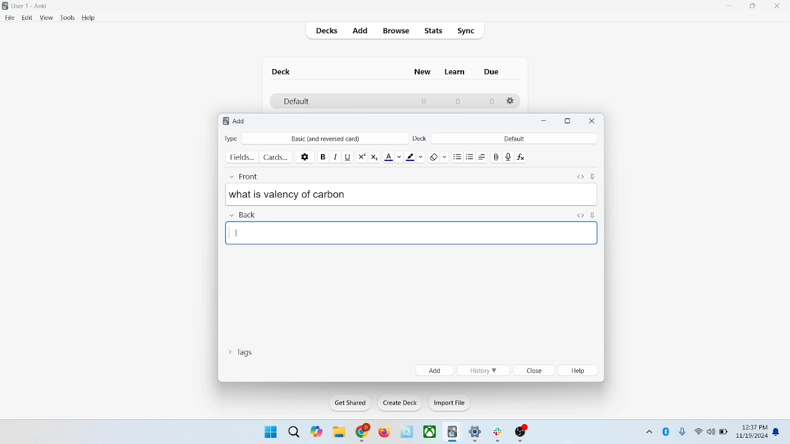 The height and width of the screenshot is (444, 790). What do you see at coordinates (322, 155) in the screenshot?
I see `bold` at bounding box center [322, 155].